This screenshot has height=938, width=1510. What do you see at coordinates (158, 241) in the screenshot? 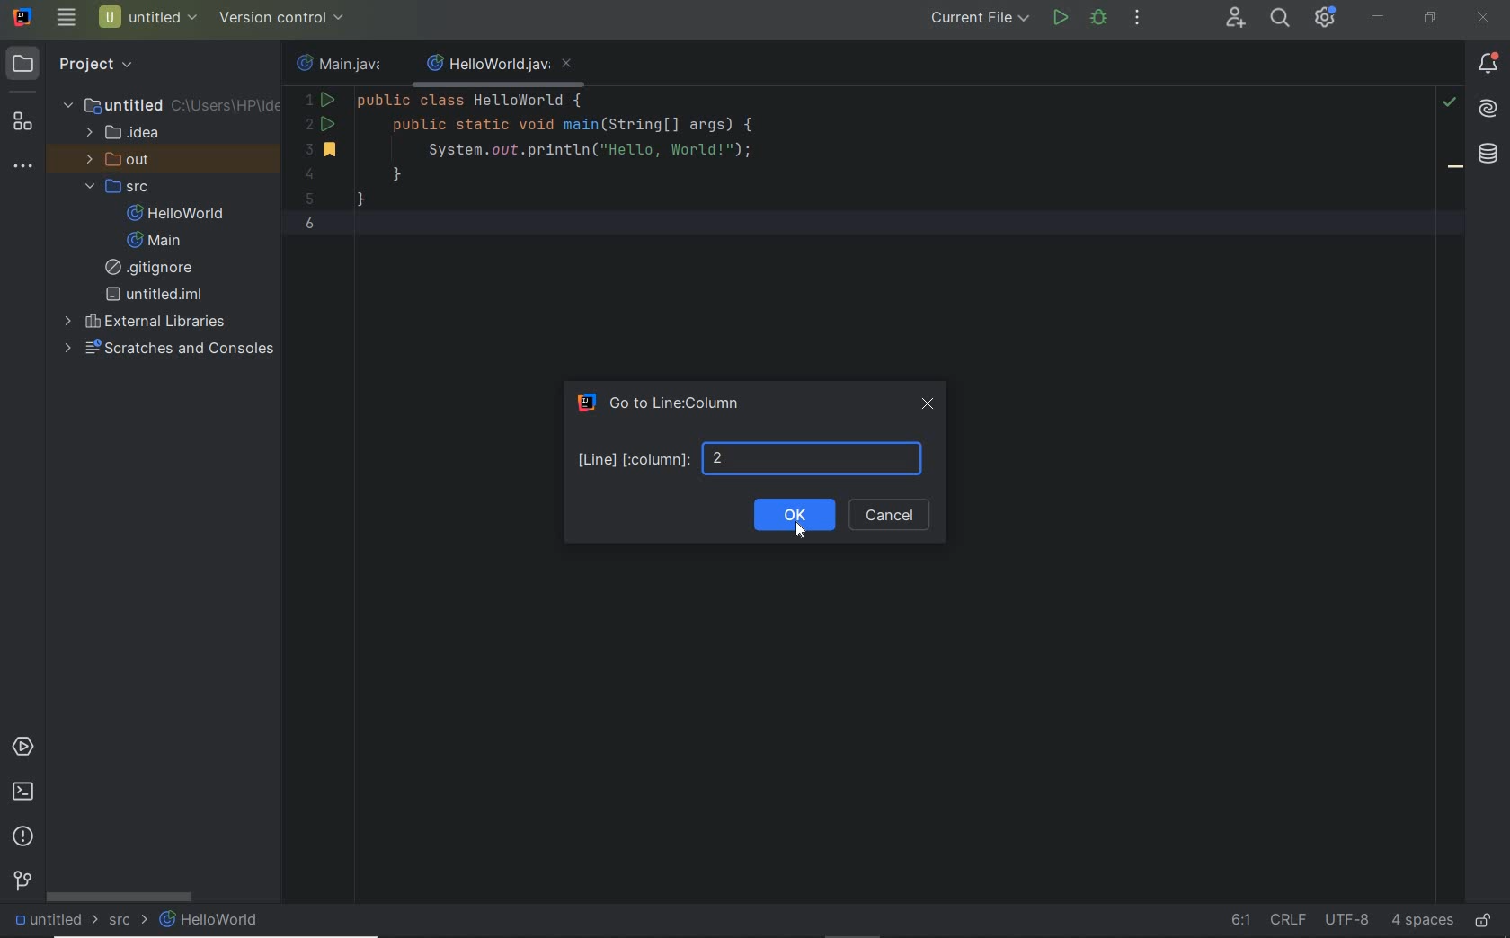
I see `Main` at bounding box center [158, 241].